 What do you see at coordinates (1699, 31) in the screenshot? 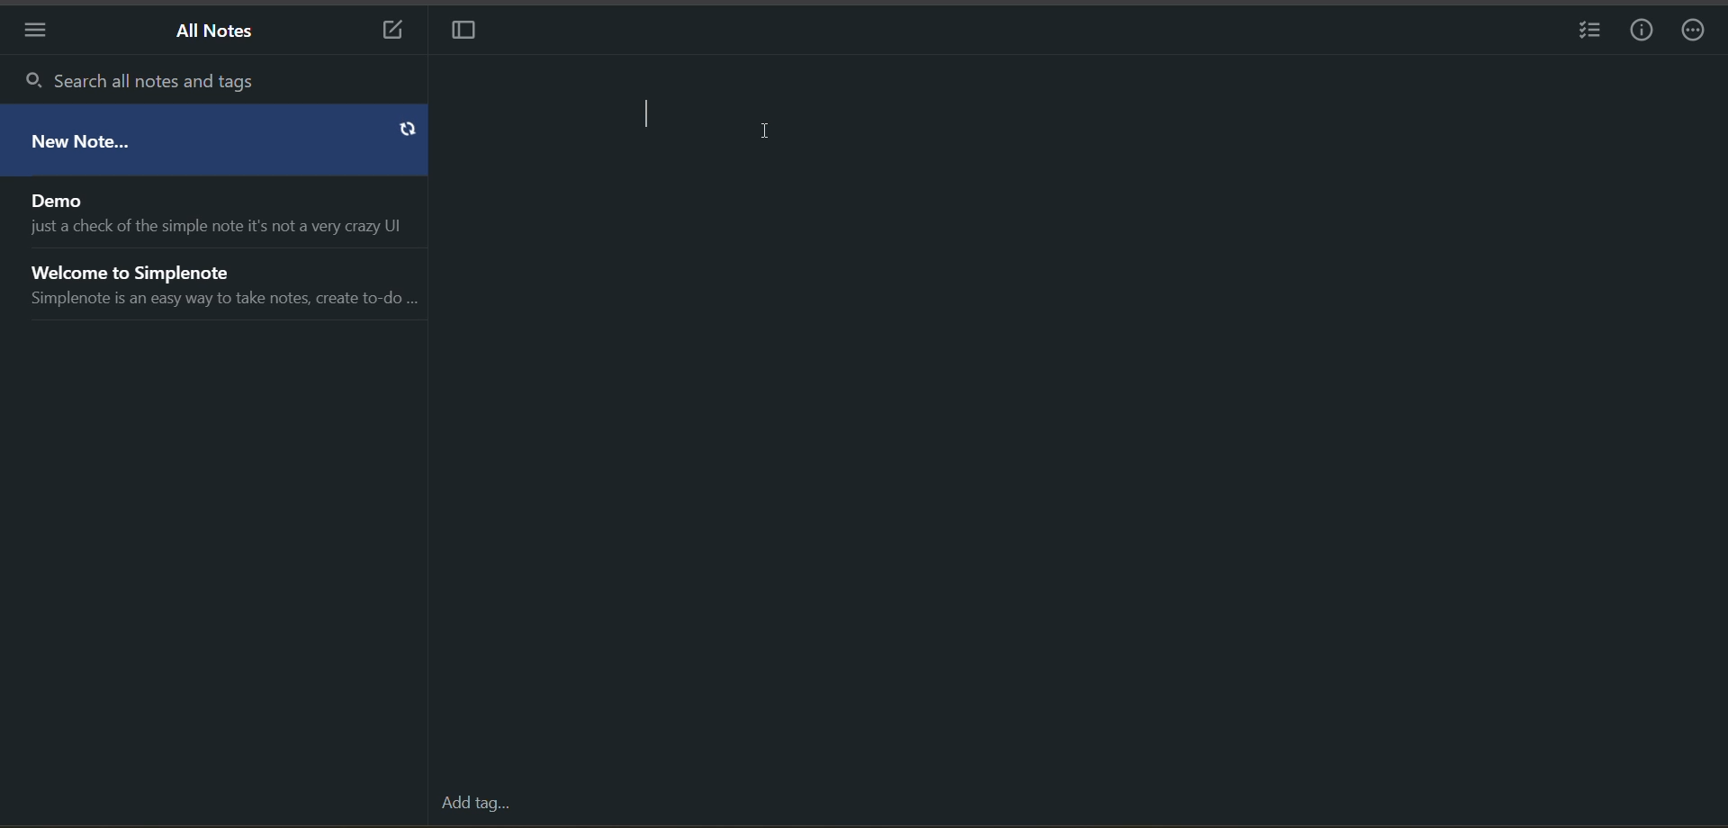
I see `actions` at bounding box center [1699, 31].